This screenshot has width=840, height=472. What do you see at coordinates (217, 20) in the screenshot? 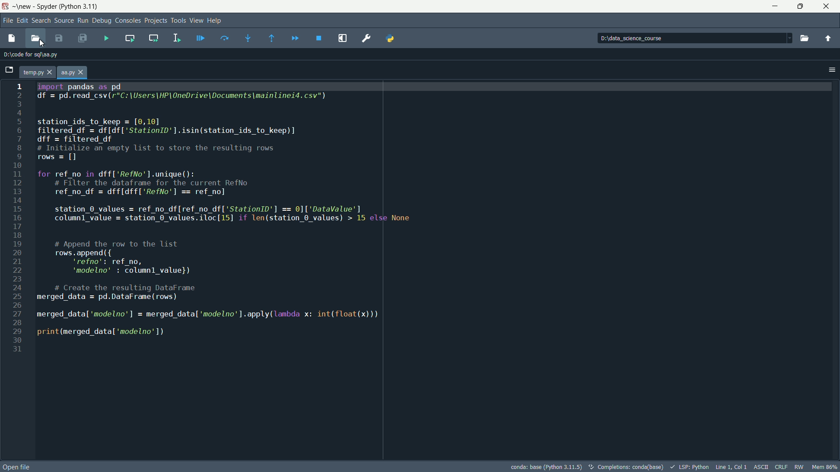
I see `help menu` at bounding box center [217, 20].